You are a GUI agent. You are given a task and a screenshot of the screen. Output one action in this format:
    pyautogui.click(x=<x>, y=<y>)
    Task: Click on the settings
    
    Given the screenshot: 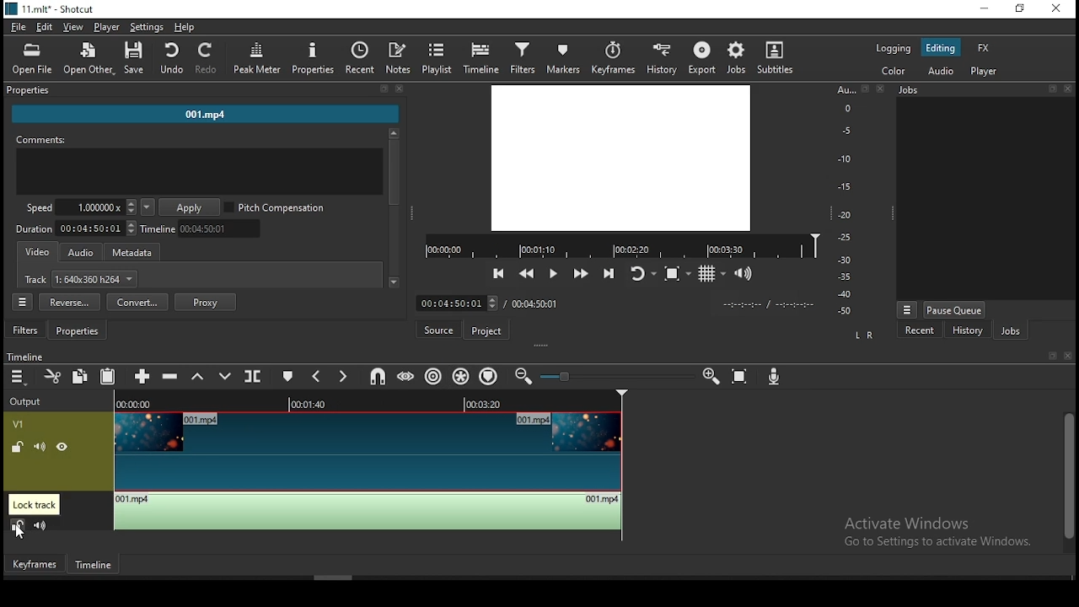 What is the action you would take?
    pyautogui.click(x=147, y=28)
    